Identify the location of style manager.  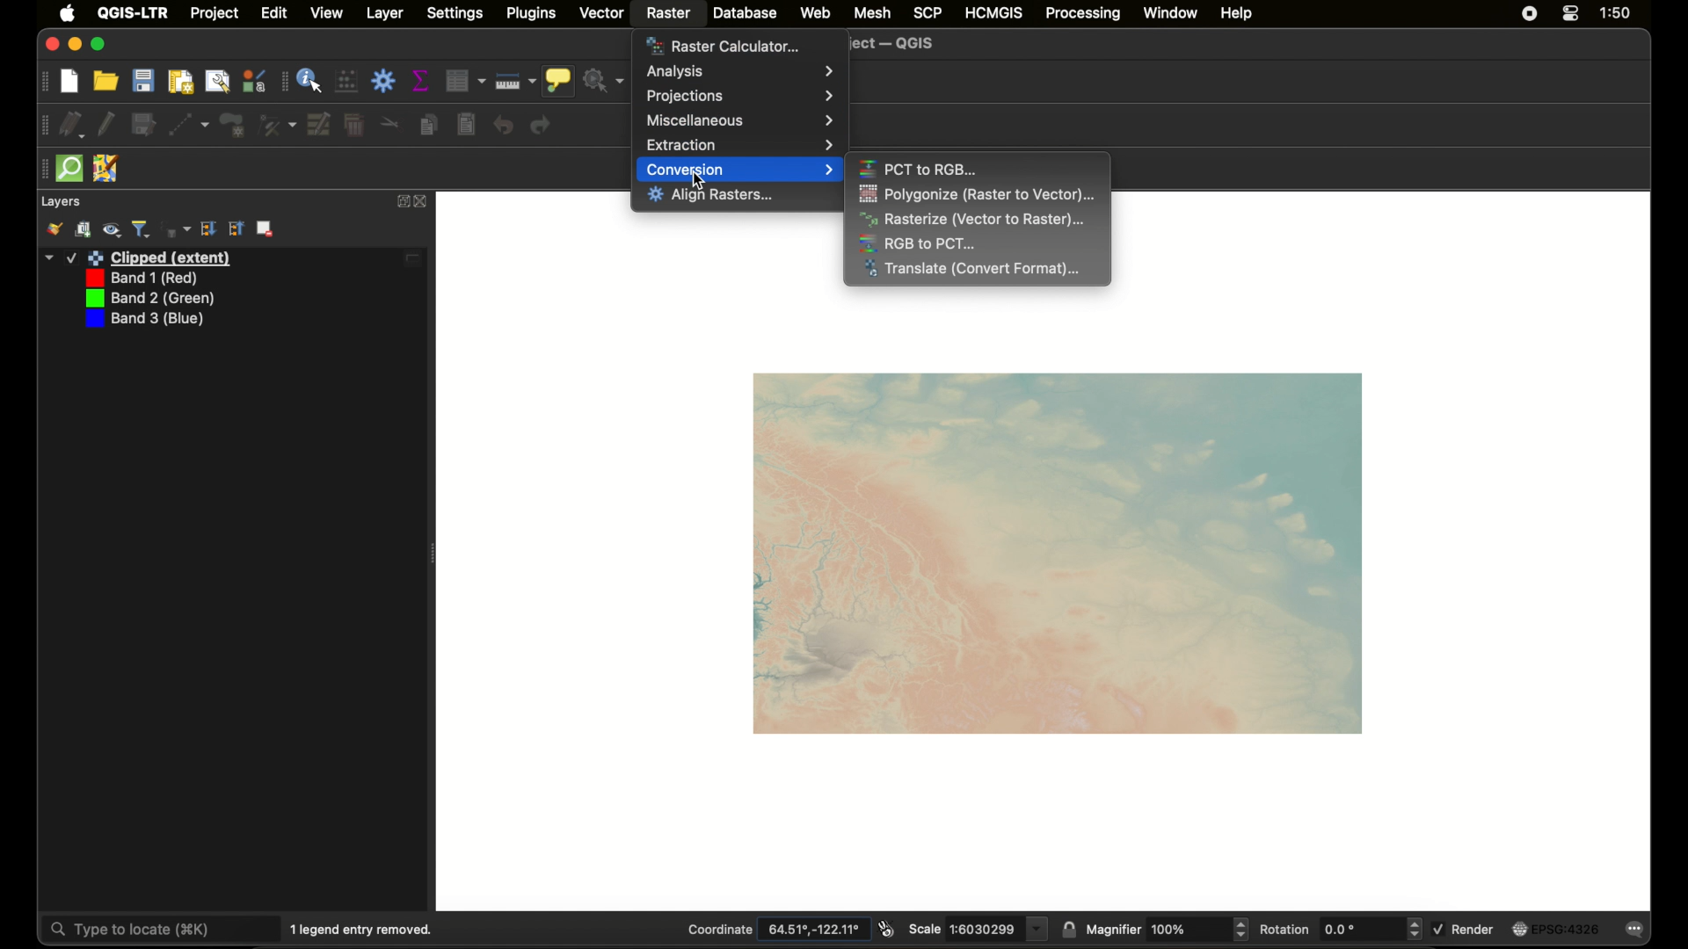
(255, 81).